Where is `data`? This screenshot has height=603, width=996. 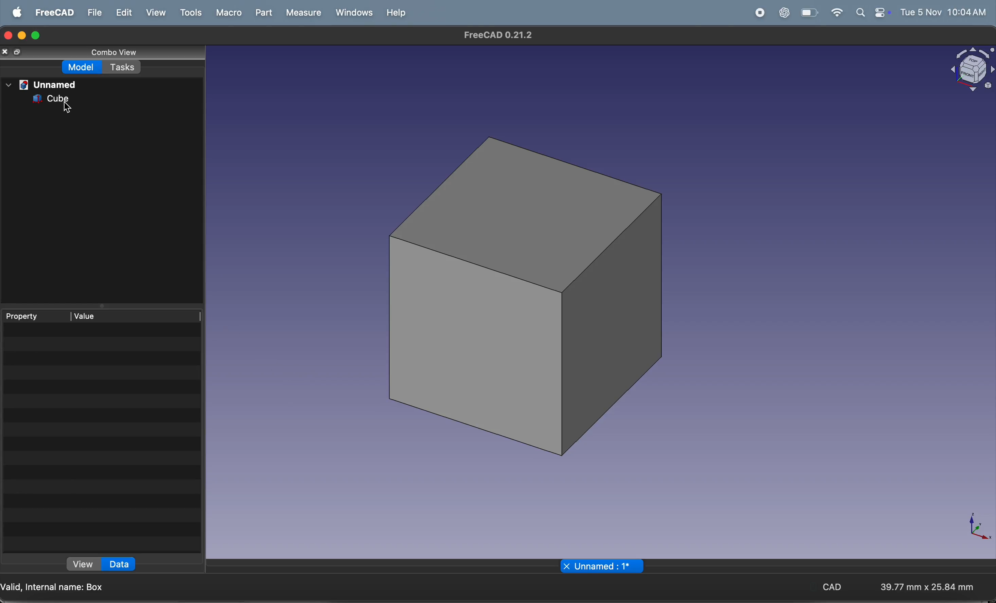 data is located at coordinates (120, 564).